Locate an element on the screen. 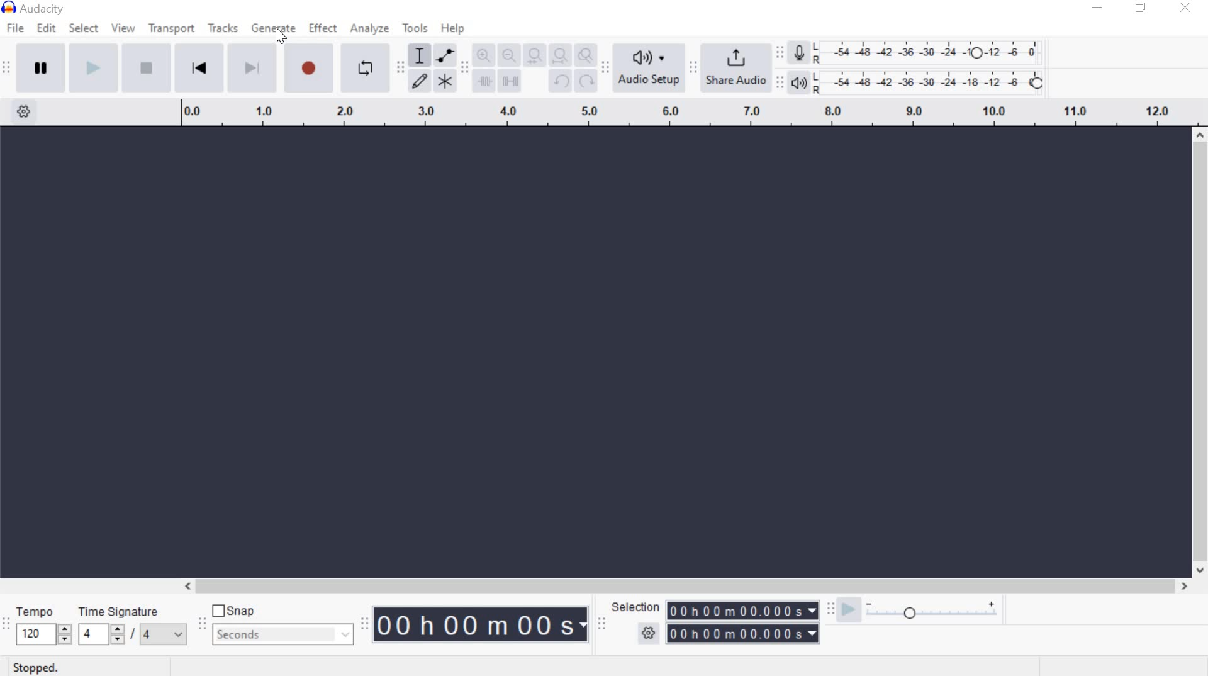 This screenshot has width=1208, height=676. seconds is located at coordinates (284, 635).